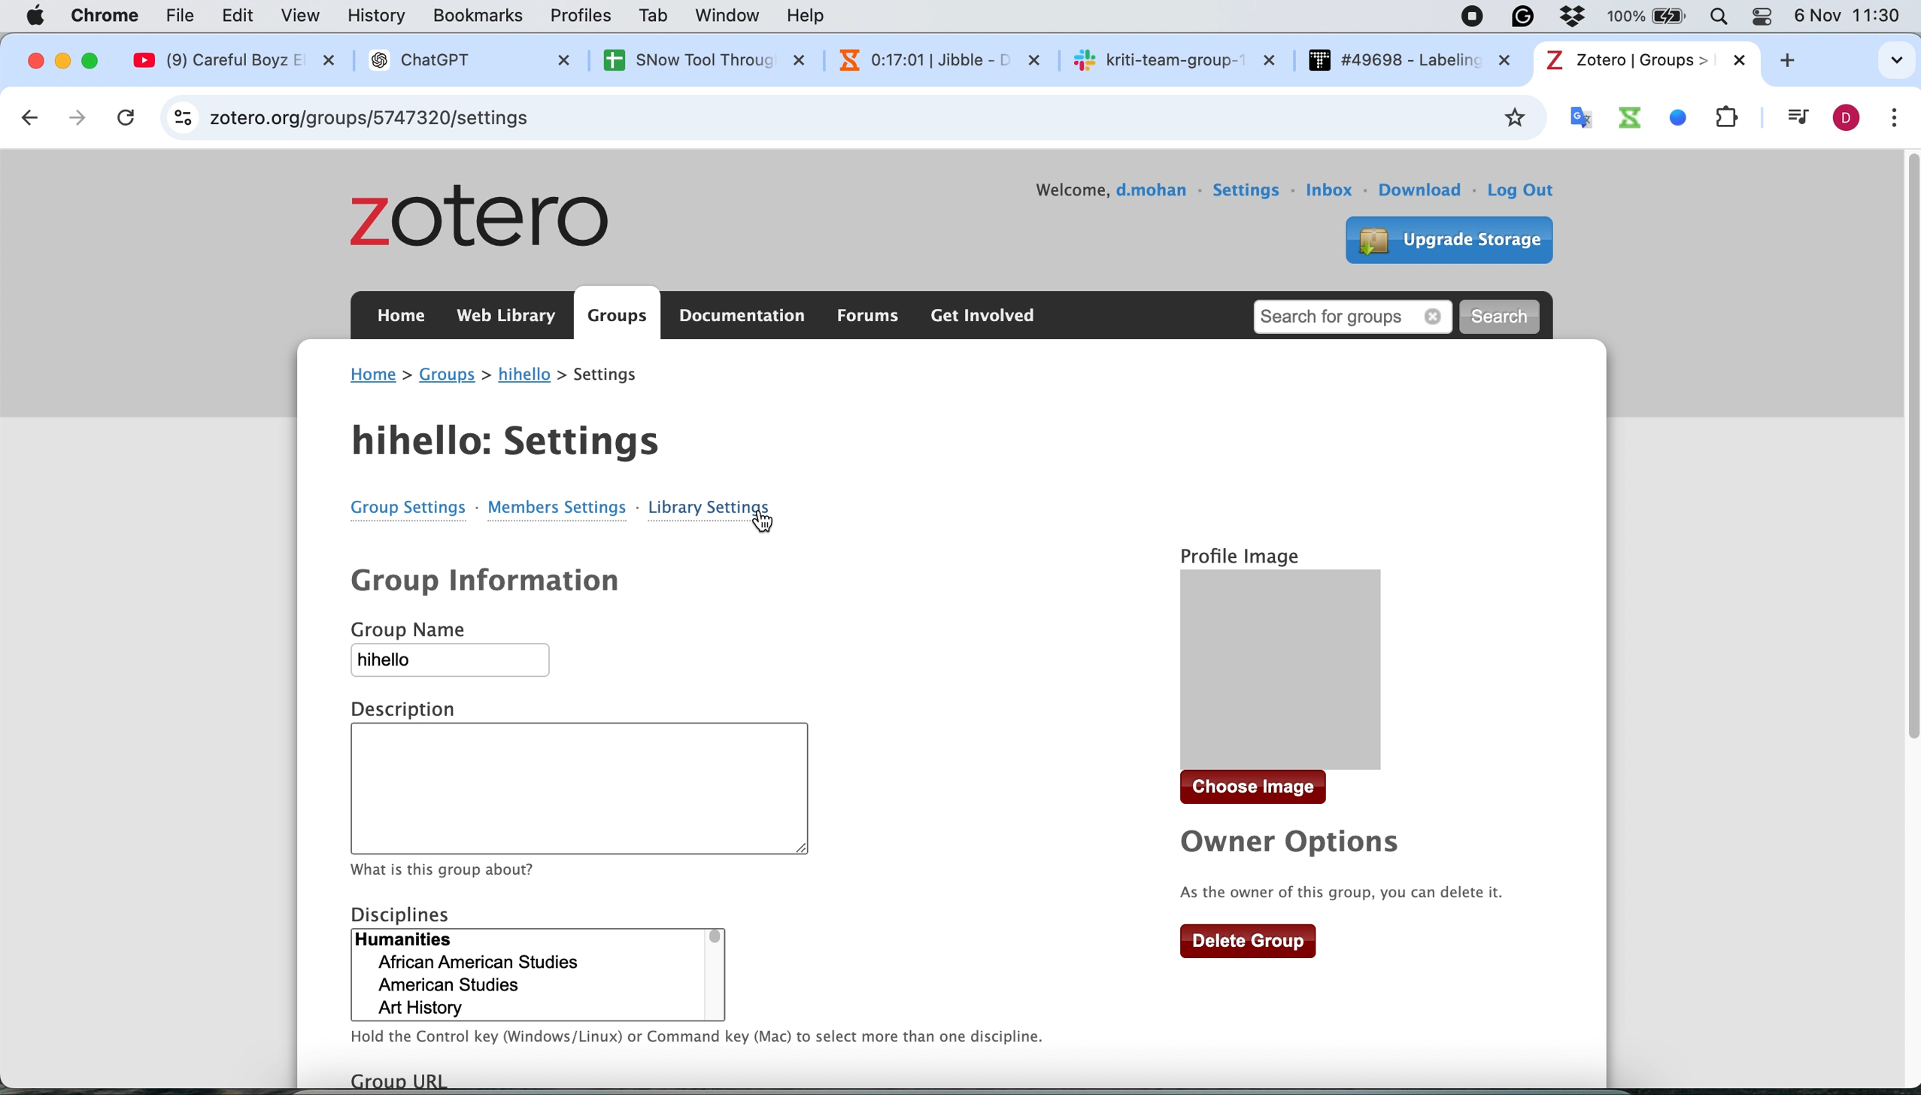 The height and width of the screenshot is (1095, 1921). I want to click on go back, so click(28, 117).